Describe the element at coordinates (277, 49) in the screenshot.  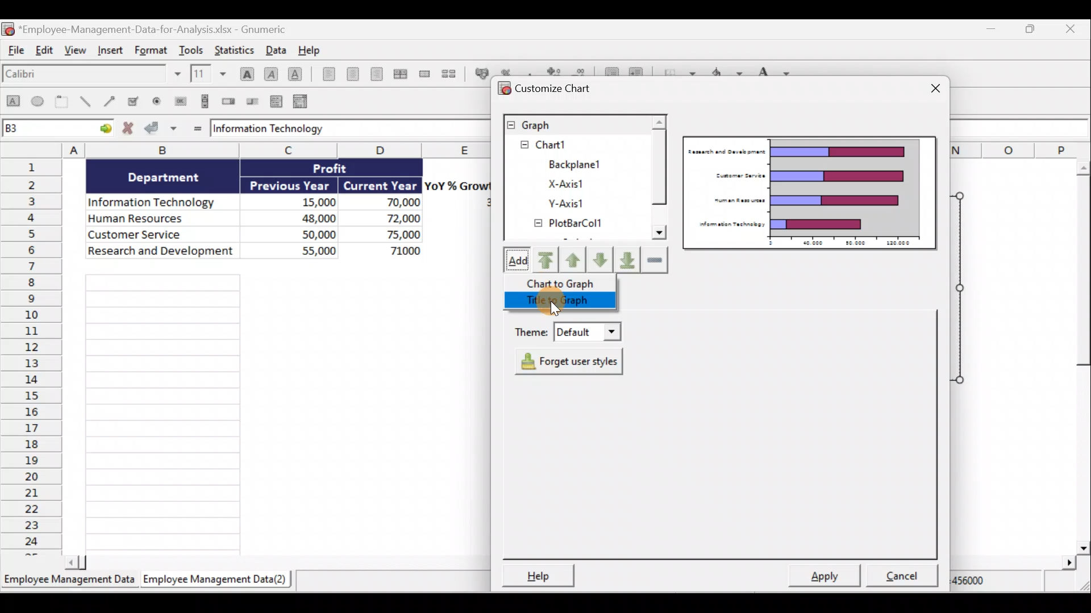
I see `Data` at that location.